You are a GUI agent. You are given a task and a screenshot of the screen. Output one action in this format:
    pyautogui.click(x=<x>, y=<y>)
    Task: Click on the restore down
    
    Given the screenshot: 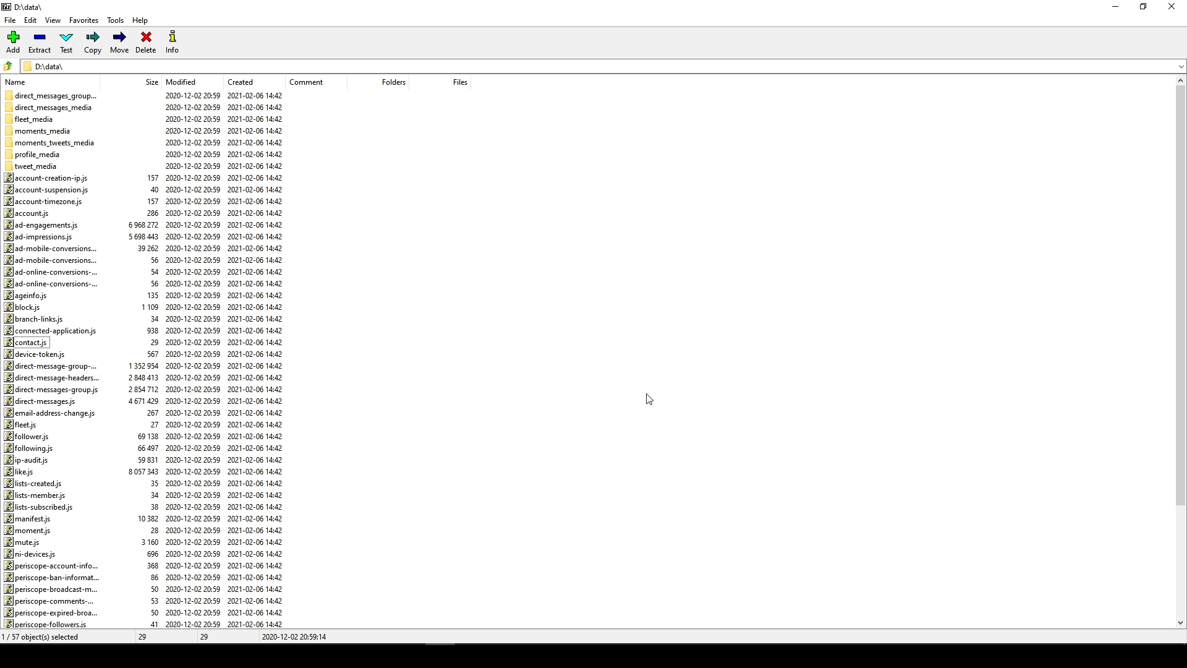 What is the action you would take?
    pyautogui.click(x=1147, y=7)
    